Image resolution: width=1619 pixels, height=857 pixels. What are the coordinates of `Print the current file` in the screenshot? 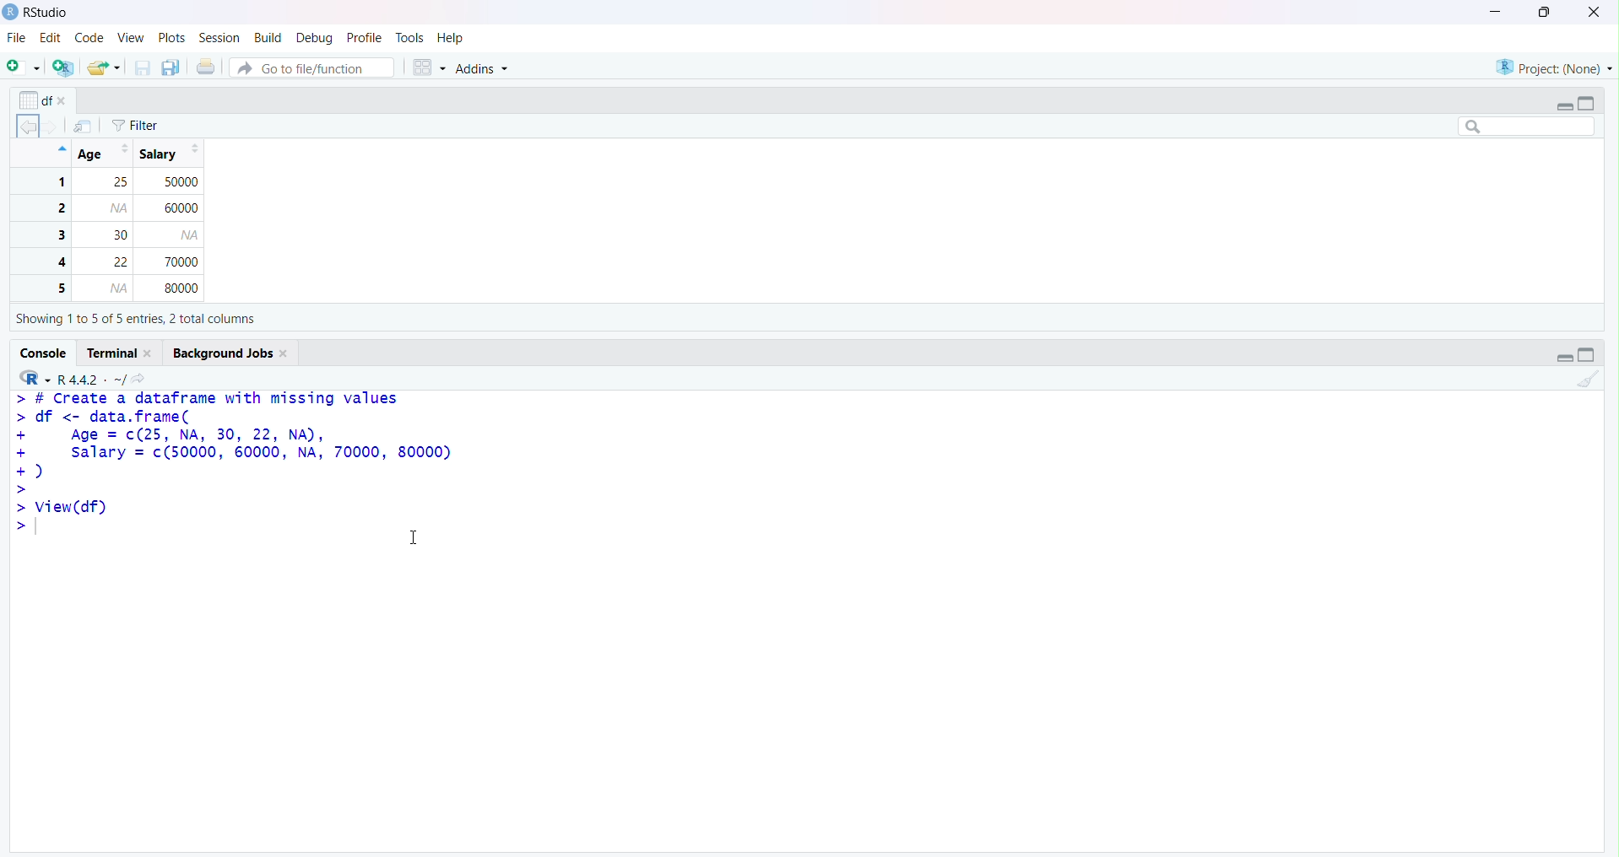 It's located at (206, 65).